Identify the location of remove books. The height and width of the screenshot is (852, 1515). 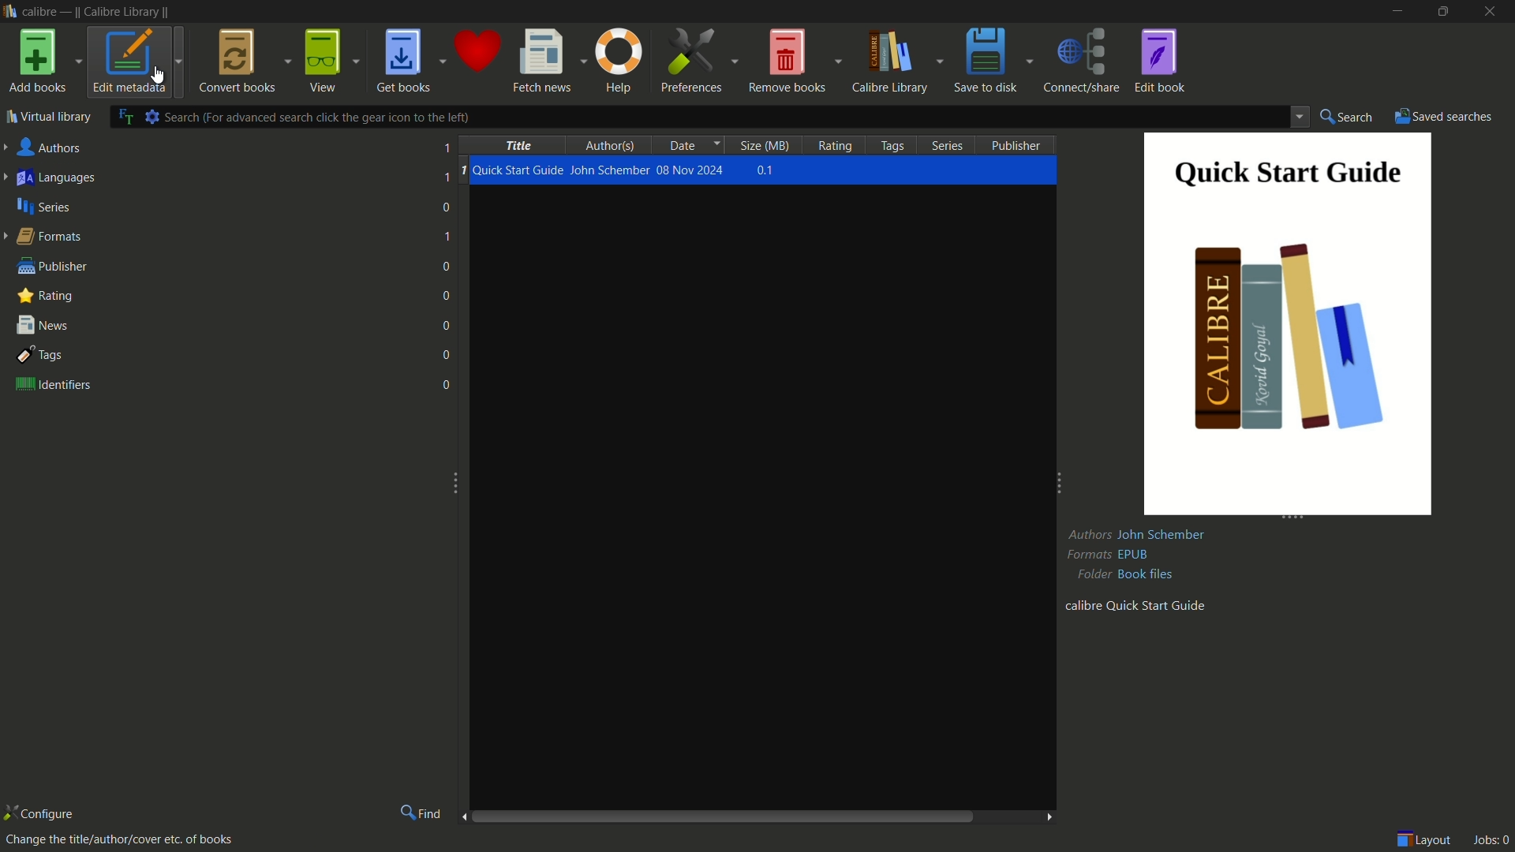
(794, 59).